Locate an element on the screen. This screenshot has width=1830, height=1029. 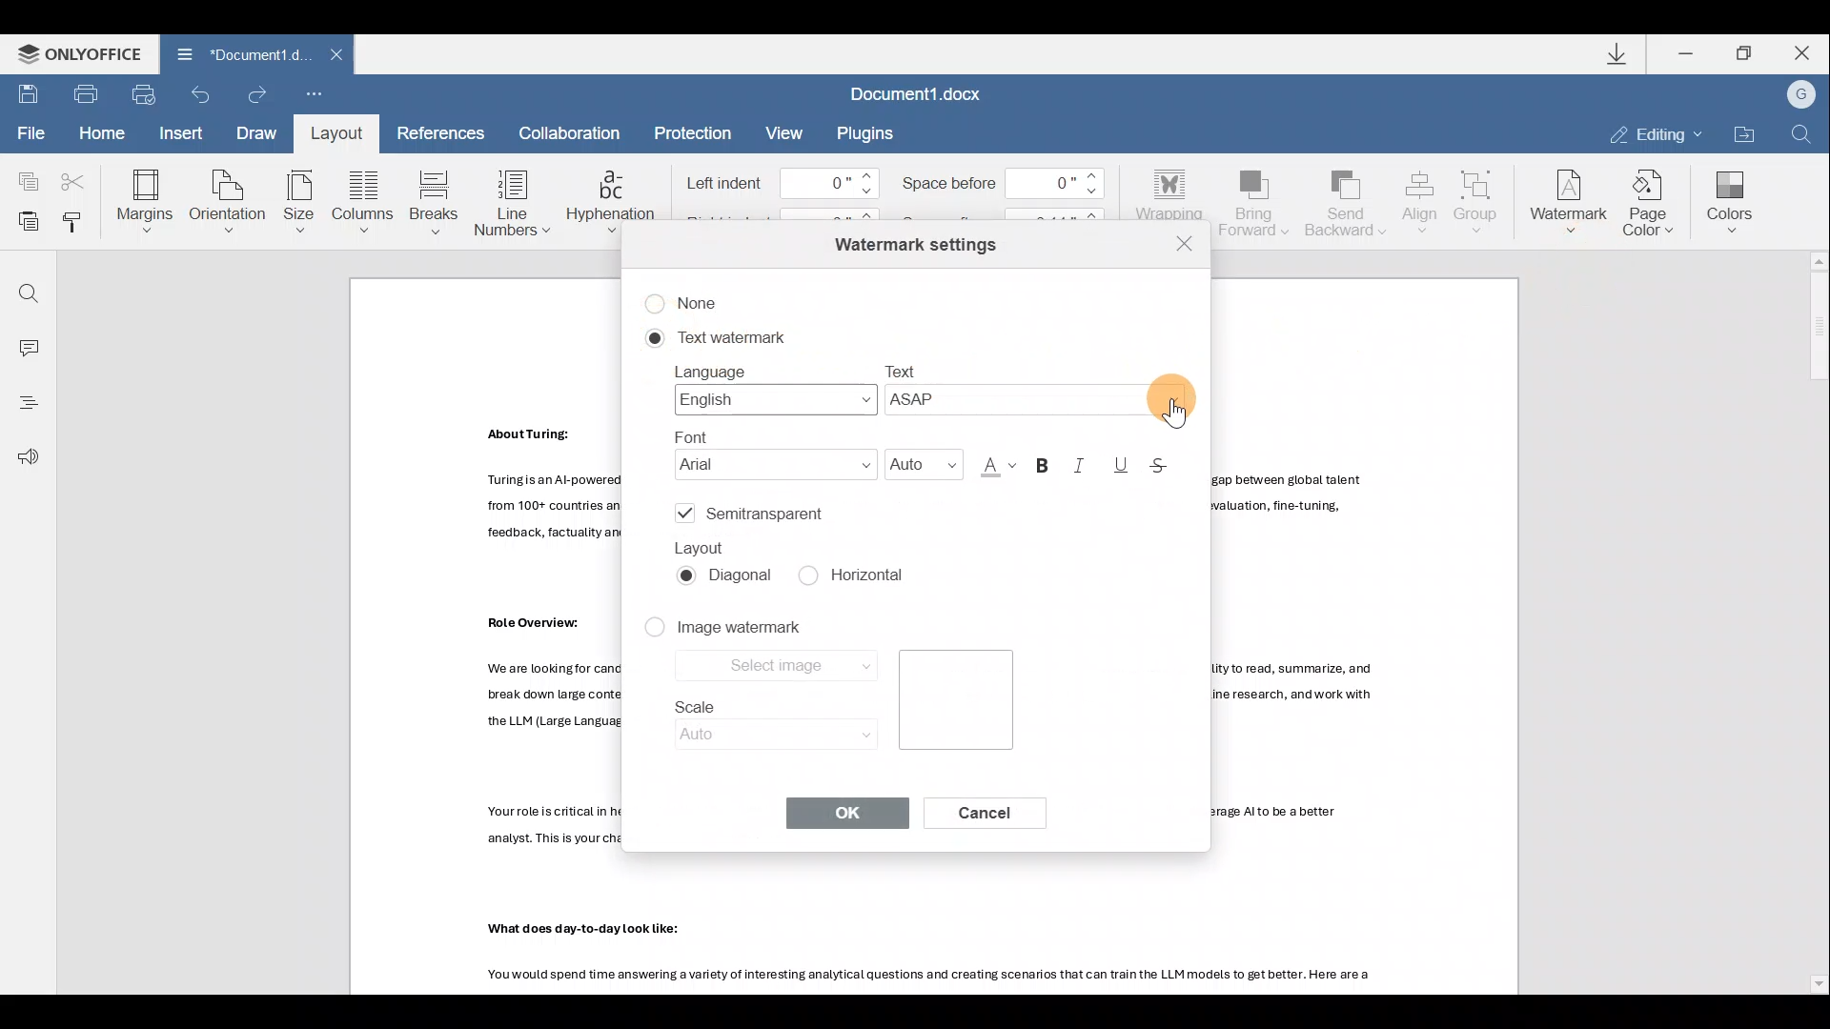
Send backward is located at coordinates (1348, 201).